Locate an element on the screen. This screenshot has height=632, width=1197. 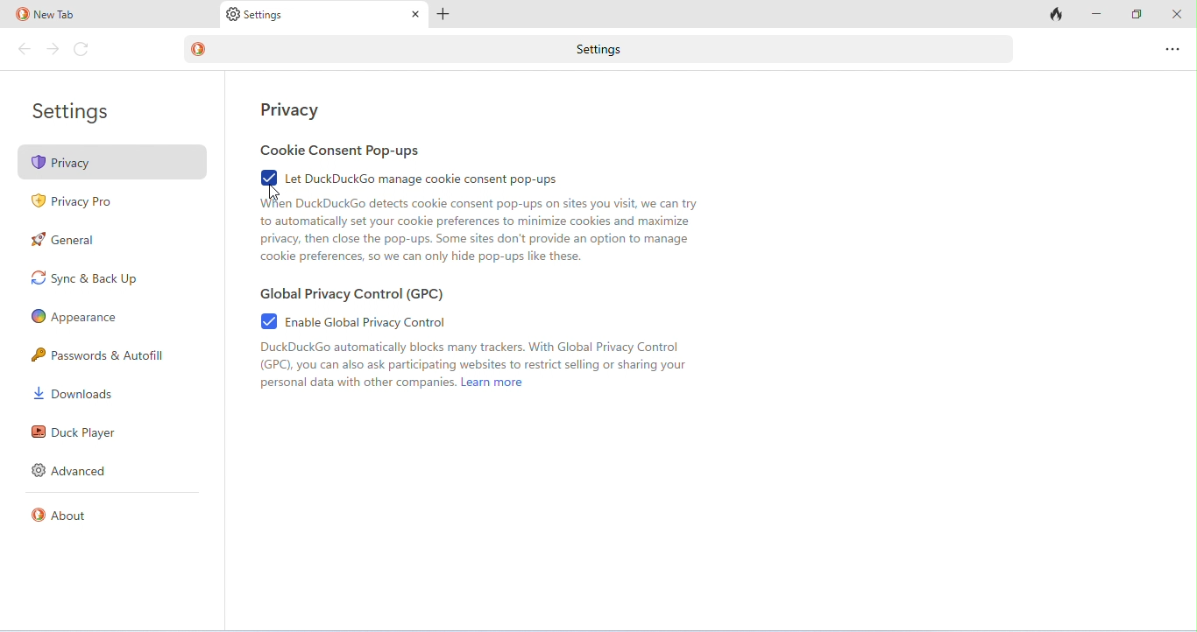
maximize is located at coordinates (1137, 14).